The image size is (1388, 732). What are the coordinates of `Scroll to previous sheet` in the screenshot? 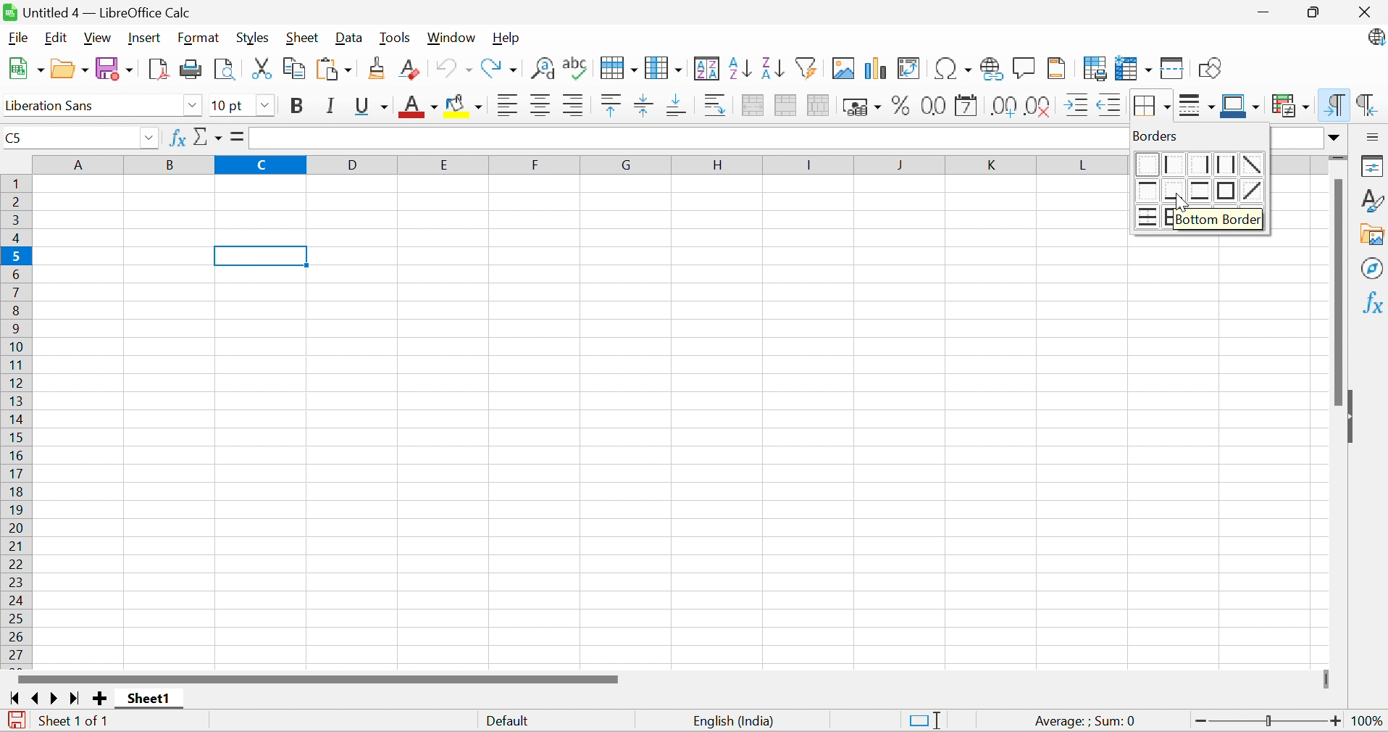 It's located at (35, 697).